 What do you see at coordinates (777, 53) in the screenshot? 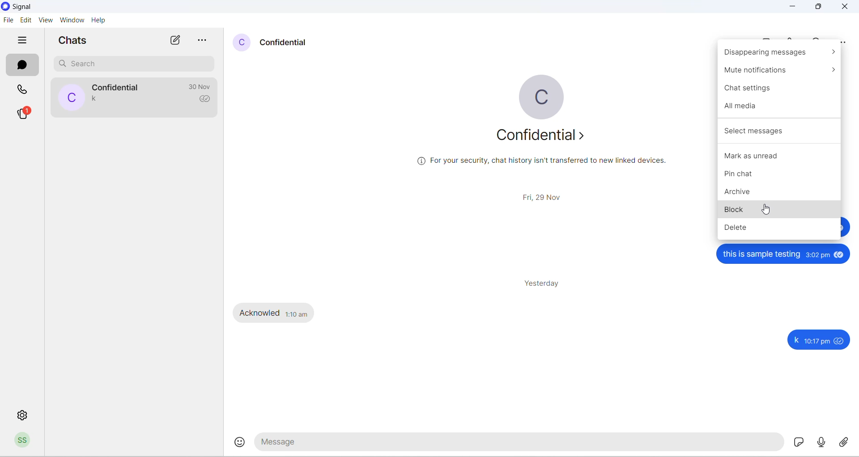
I see `disappearing messages` at bounding box center [777, 53].